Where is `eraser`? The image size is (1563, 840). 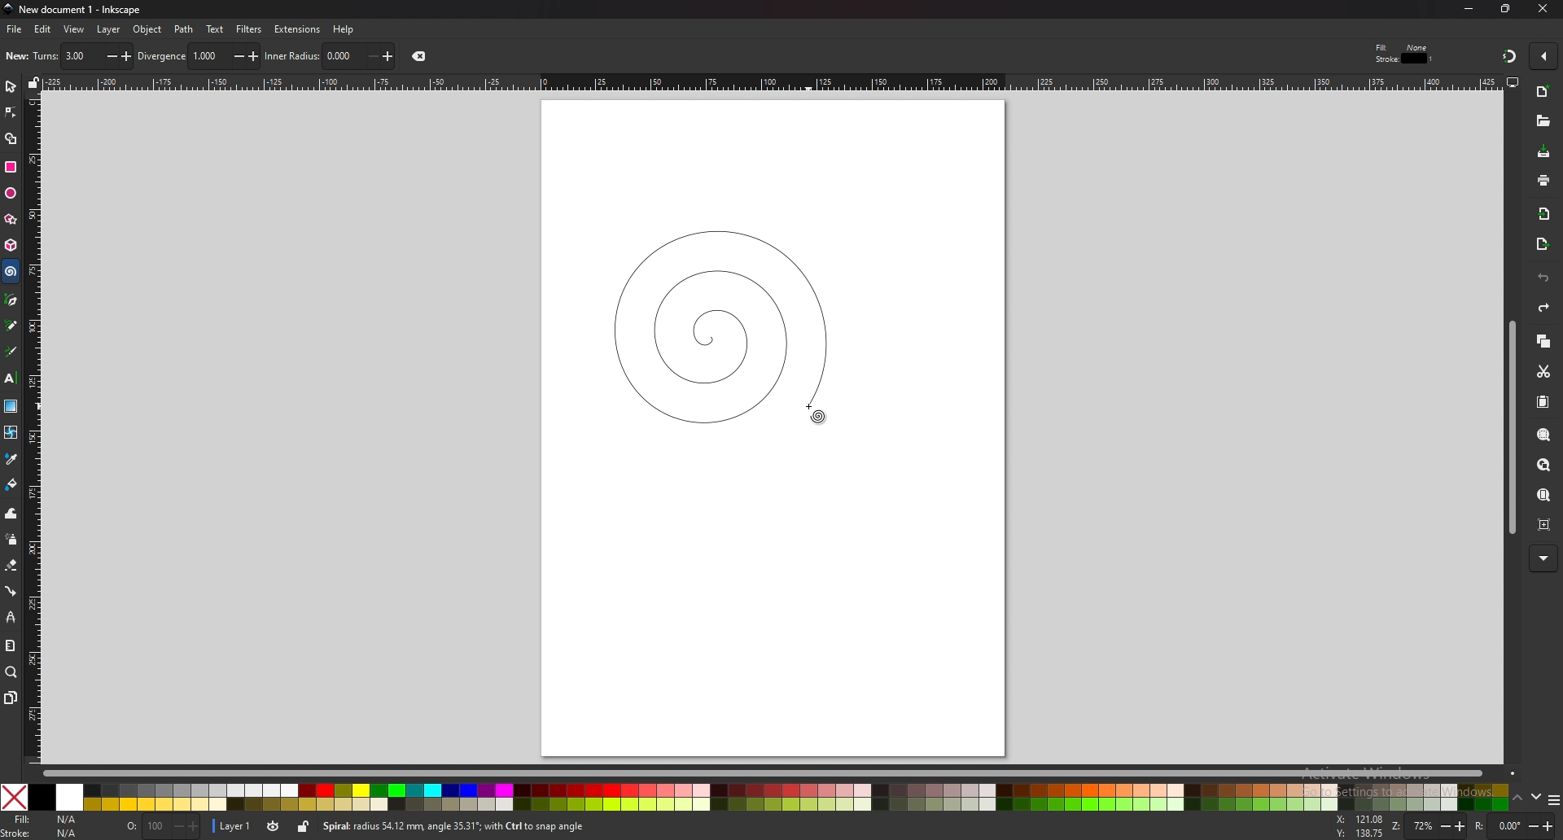 eraser is located at coordinates (11, 566).